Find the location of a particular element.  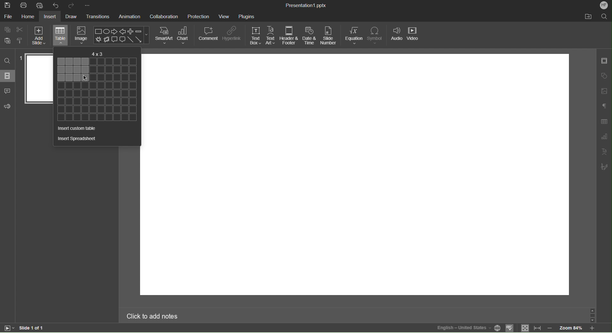

Tables is located at coordinates (96, 89).